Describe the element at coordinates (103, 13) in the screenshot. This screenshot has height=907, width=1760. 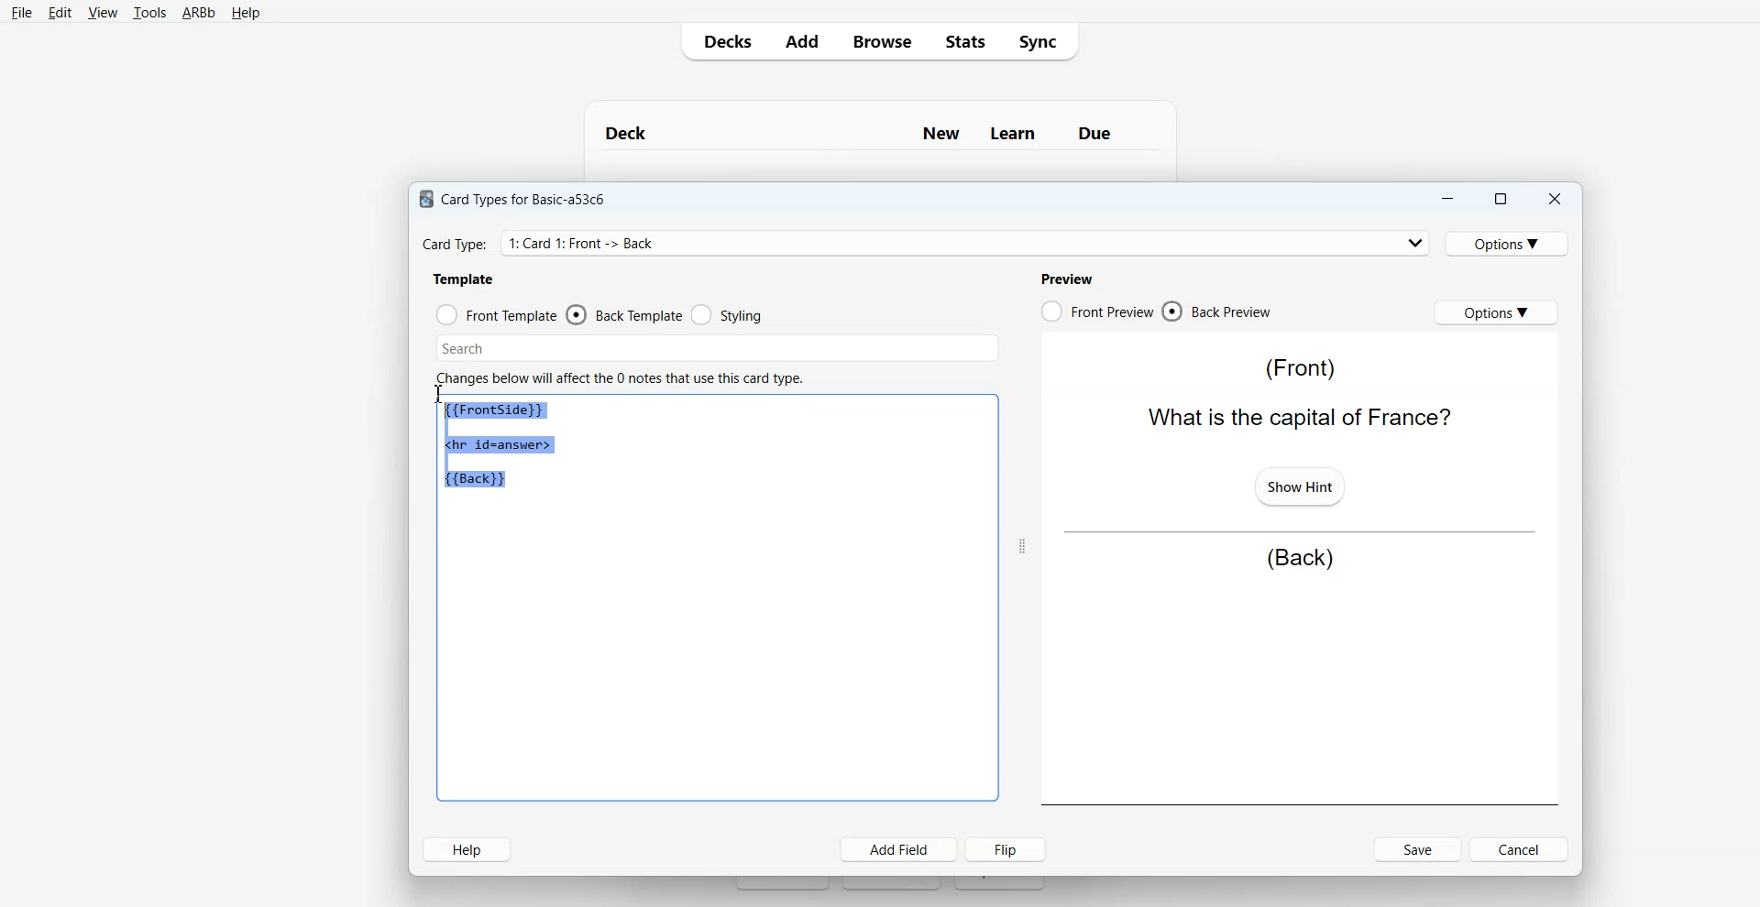
I see `View` at that location.